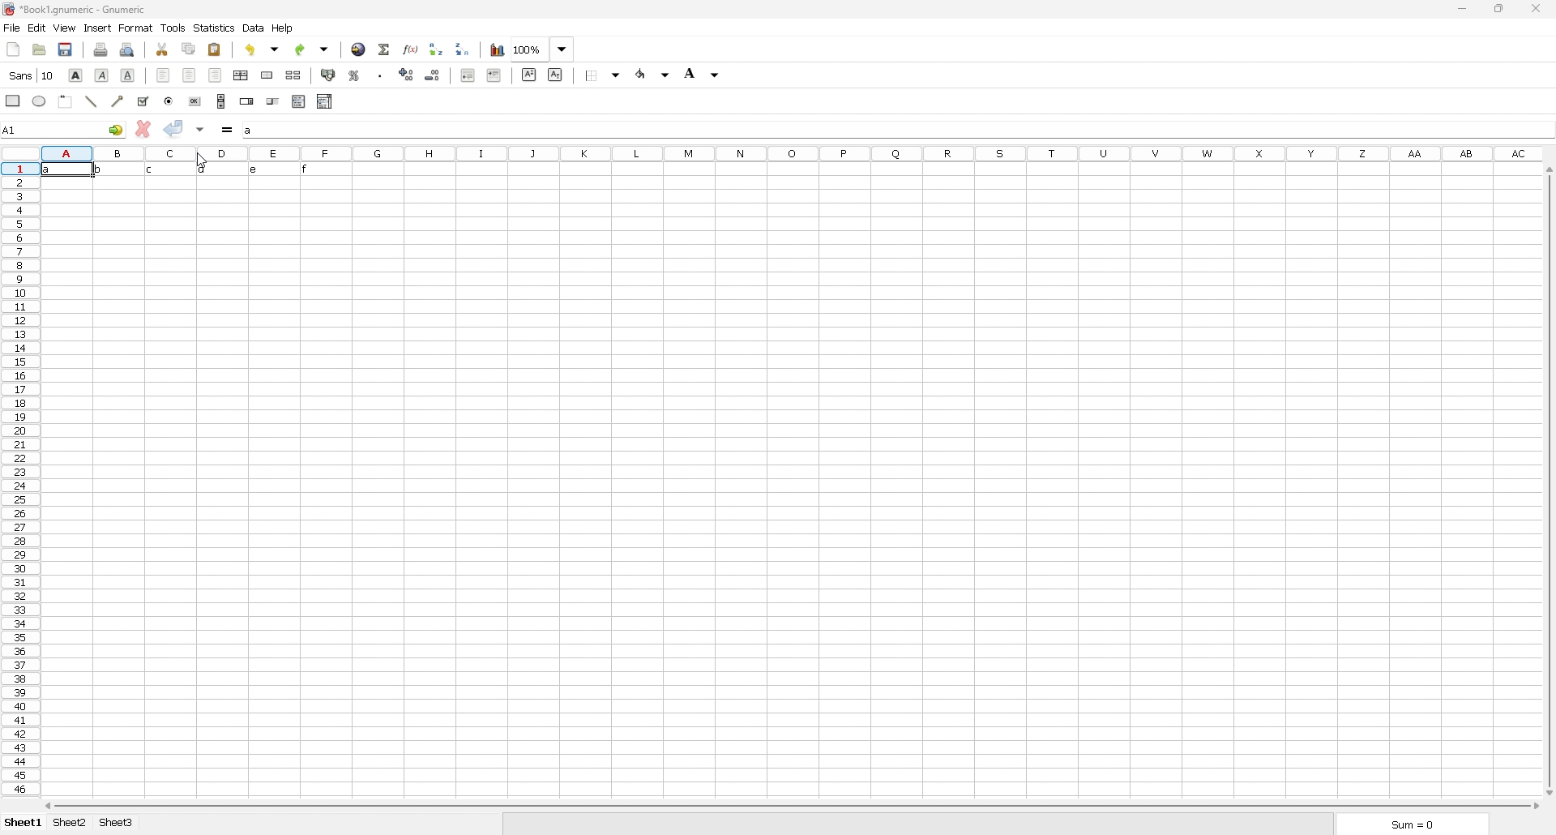 This screenshot has height=835, width=1556. I want to click on line, so click(92, 101).